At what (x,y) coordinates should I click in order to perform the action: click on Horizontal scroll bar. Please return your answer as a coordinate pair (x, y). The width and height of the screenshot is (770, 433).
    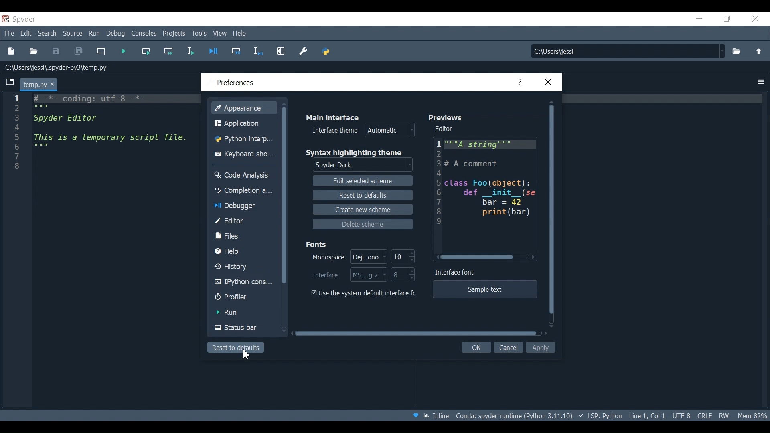
    Looking at the image, I should click on (415, 333).